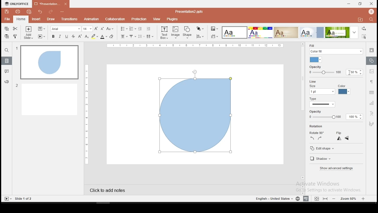 The image size is (378, 213). Describe the element at coordinates (103, 37) in the screenshot. I see `font color` at that location.